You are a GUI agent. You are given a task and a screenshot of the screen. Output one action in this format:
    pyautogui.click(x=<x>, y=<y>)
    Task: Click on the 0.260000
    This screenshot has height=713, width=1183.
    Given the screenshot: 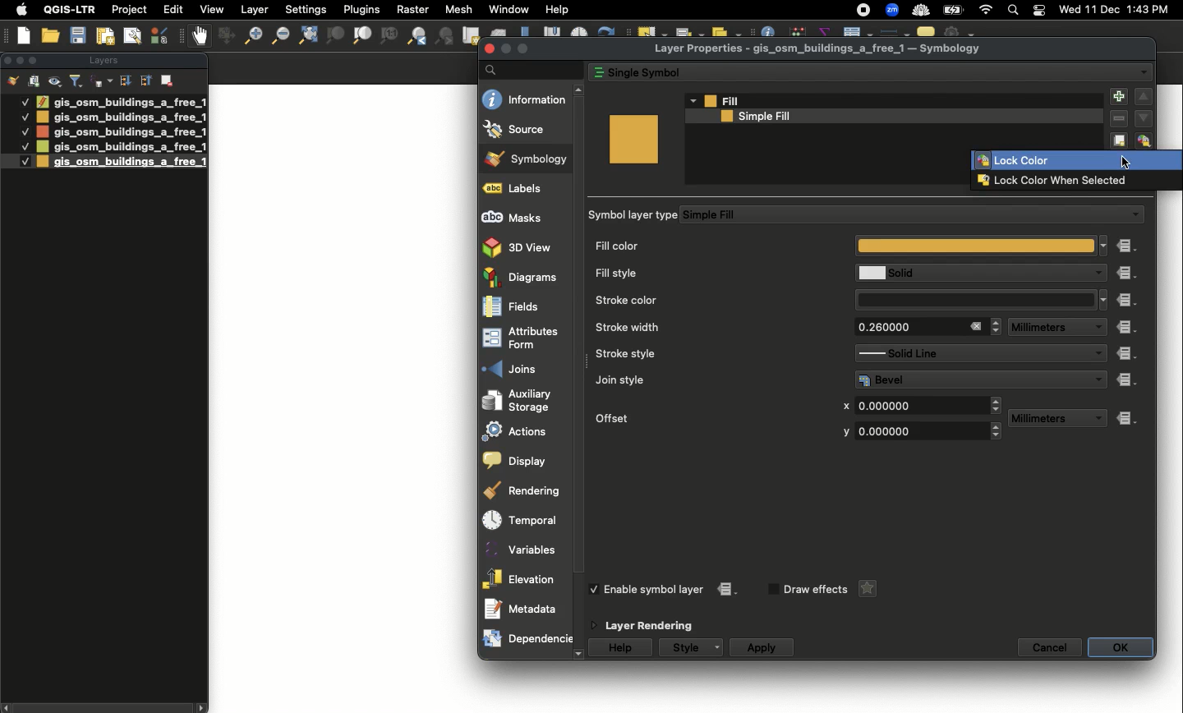 What is the action you would take?
    pyautogui.click(x=905, y=327)
    